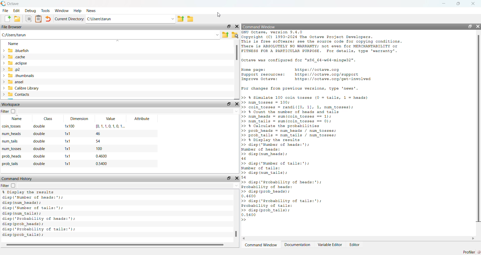  What do you see at coordinates (458, 3) in the screenshot?
I see `maximize` at bounding box center [458, 3].